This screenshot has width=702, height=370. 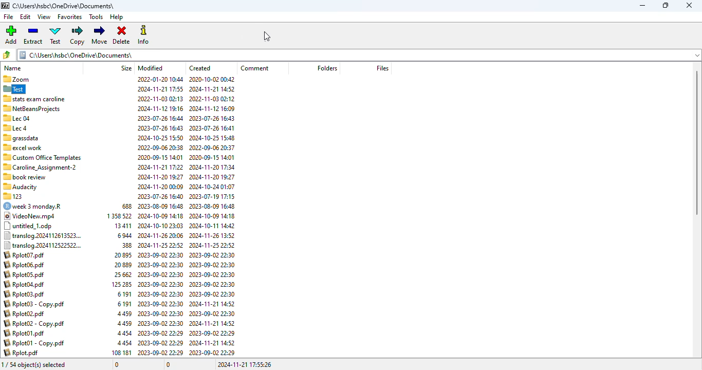 What do you see at coordinates (213, 275) in the screenshot?
I see `2023-09-02 22:30` at bounding box center [213, 275].